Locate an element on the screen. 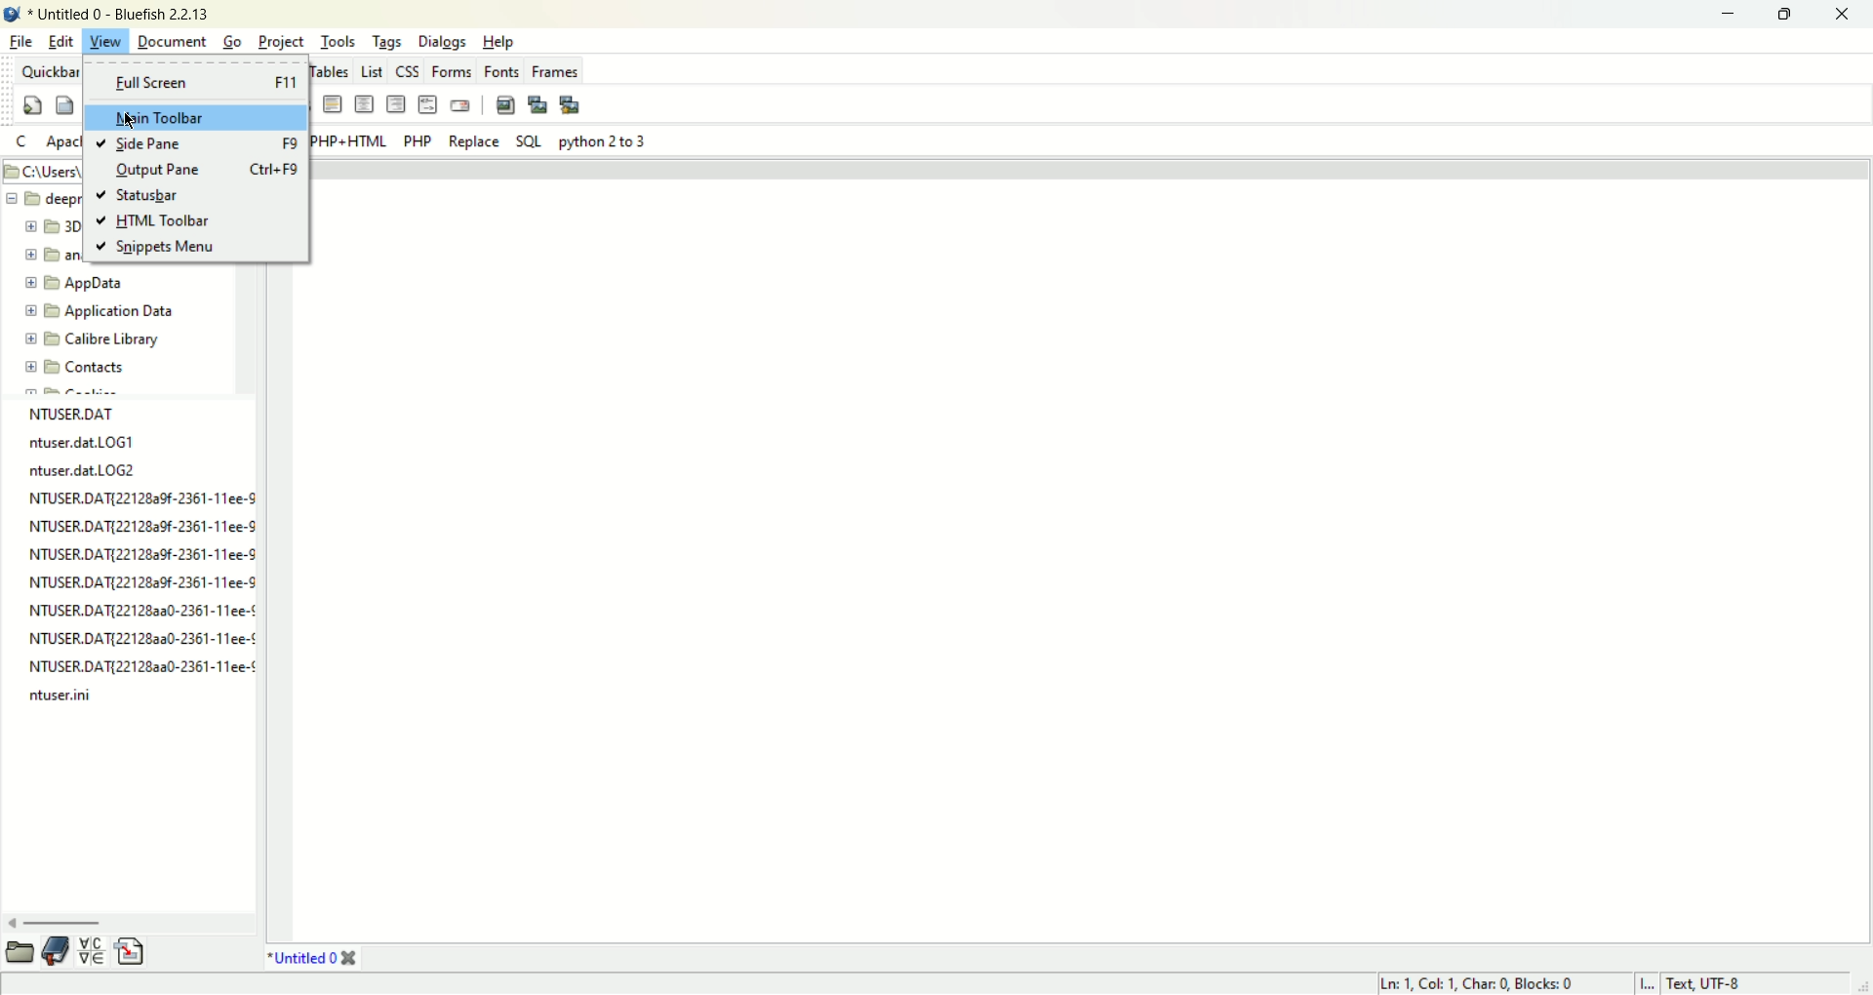  workspace is located at coordinates (1091, 562).